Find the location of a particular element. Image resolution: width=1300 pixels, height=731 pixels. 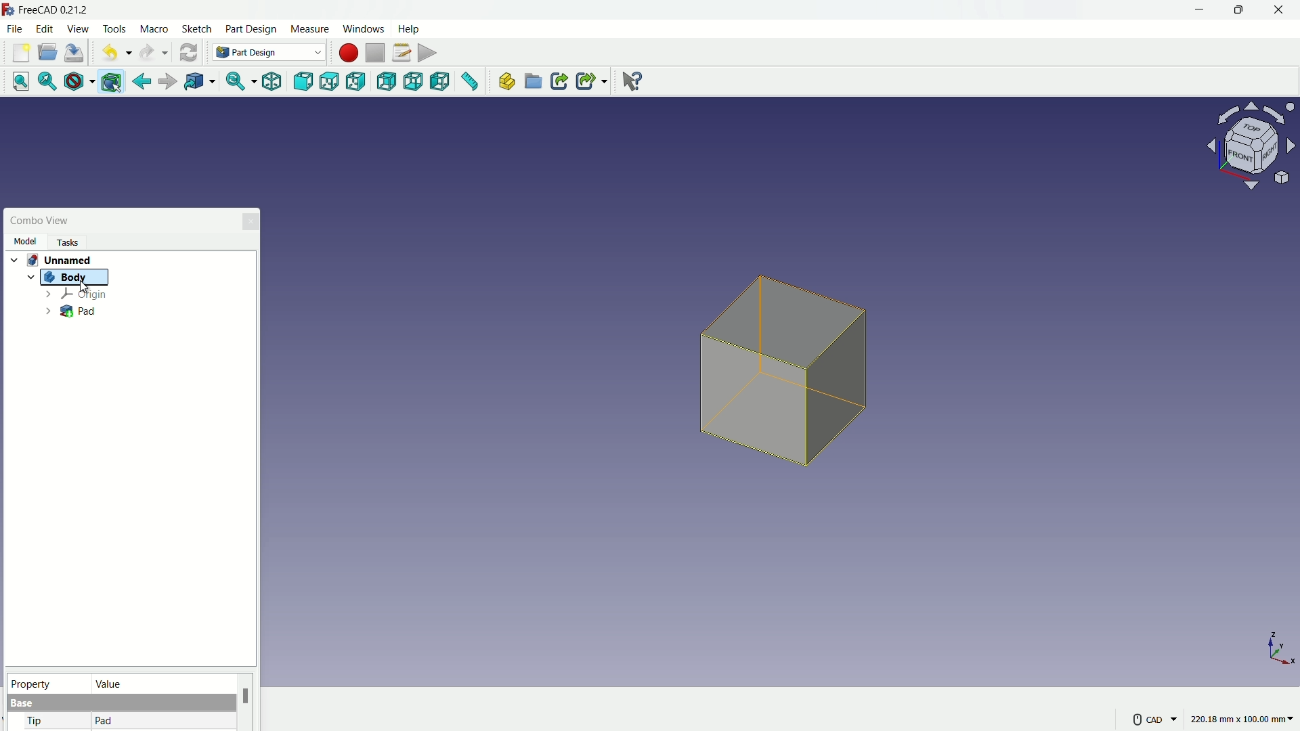

new file is located at coordinates (21, 53).